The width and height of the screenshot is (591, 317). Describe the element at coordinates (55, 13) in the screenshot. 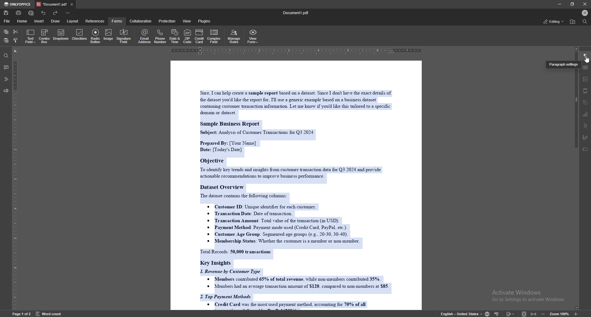

I see `redo` at that location.